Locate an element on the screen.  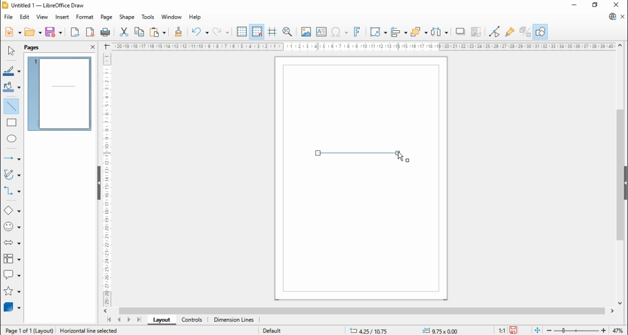
libreoffice update is located at coordinates (612, 17).